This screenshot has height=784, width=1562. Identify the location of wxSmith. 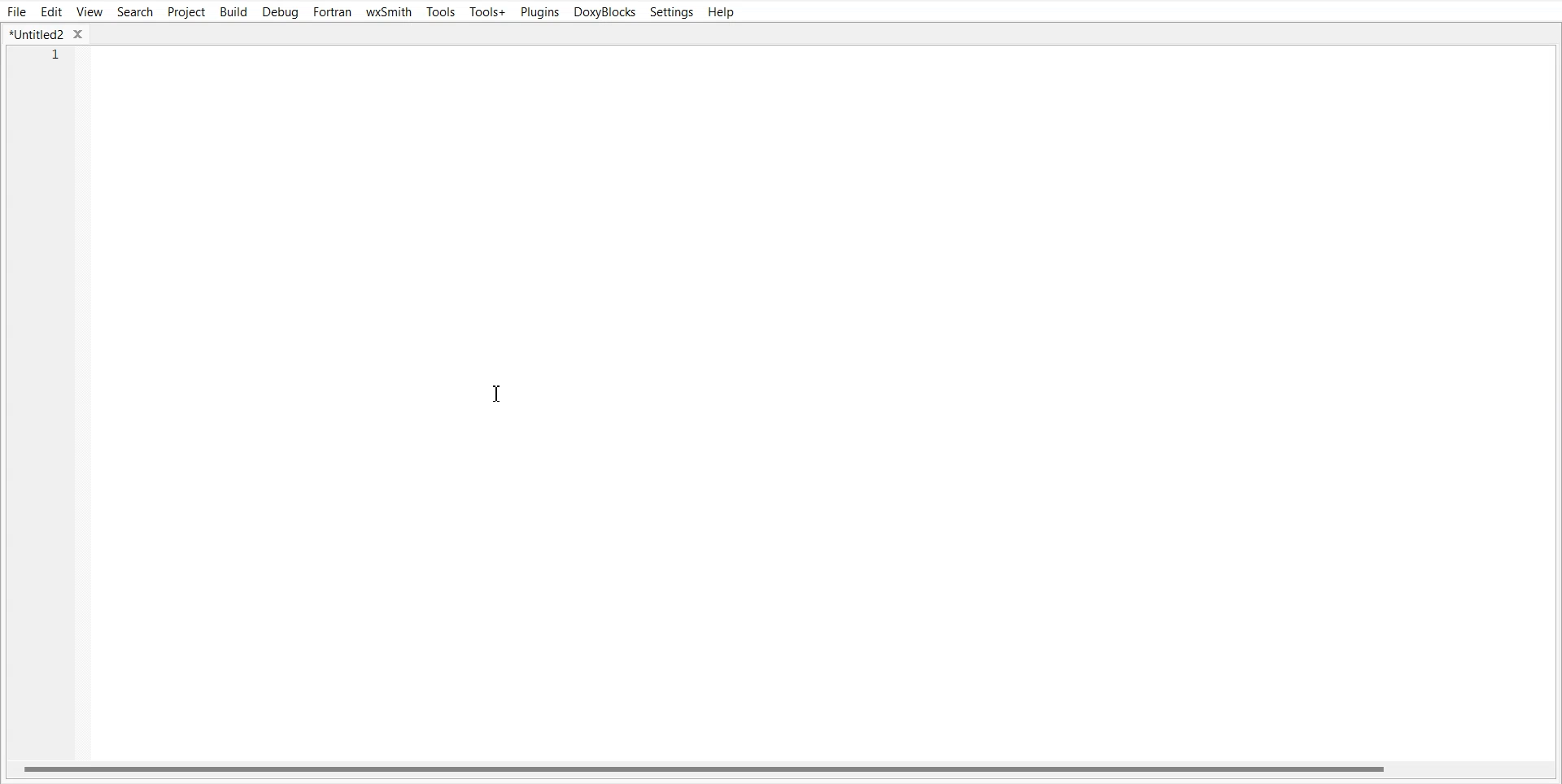
(390, 11).